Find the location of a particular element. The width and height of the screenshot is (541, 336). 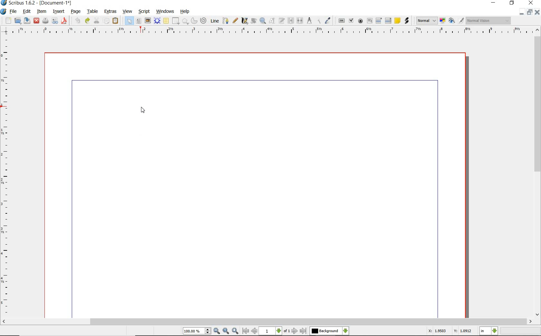

pdf push button is located at coordinates (342, 20).